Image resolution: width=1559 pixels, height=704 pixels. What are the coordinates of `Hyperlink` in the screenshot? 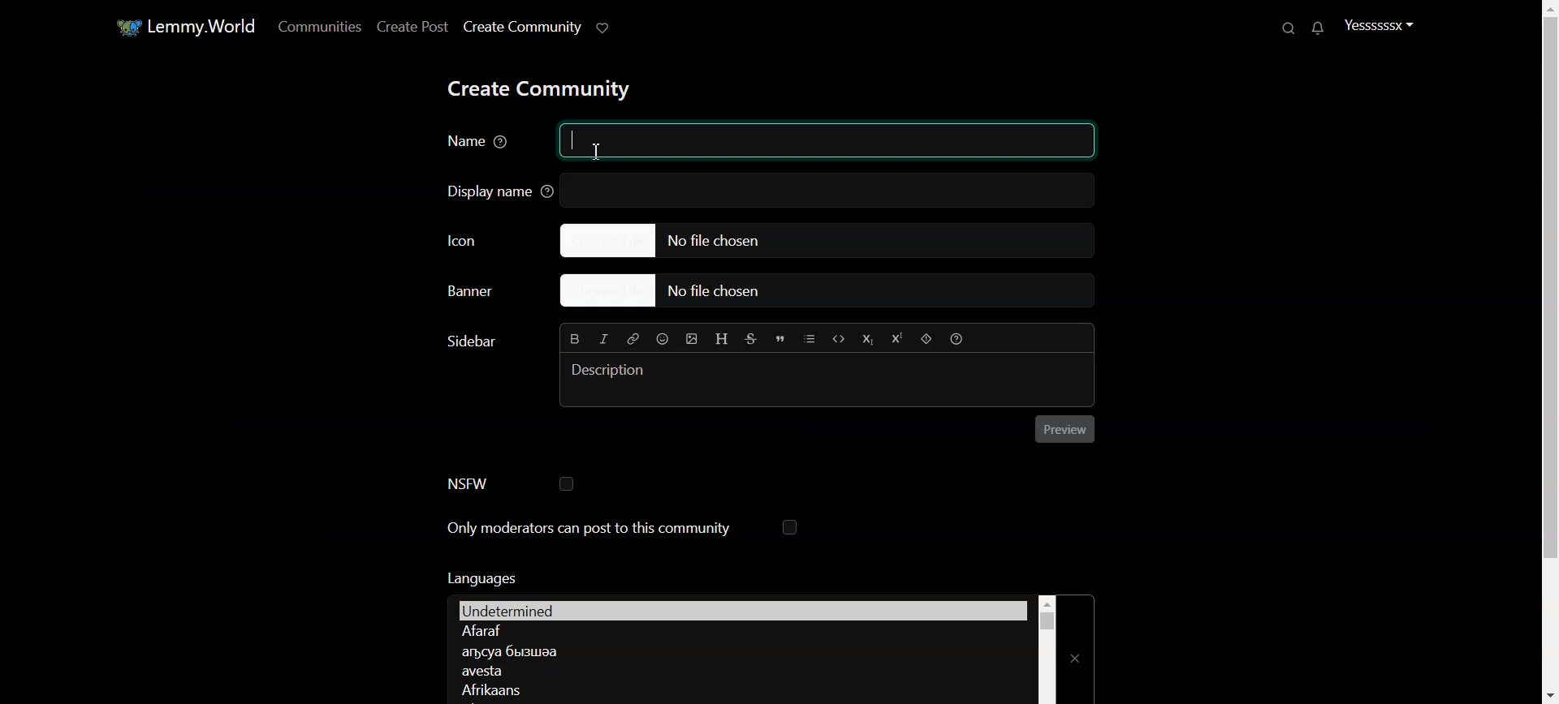 It's located at (632, 338).